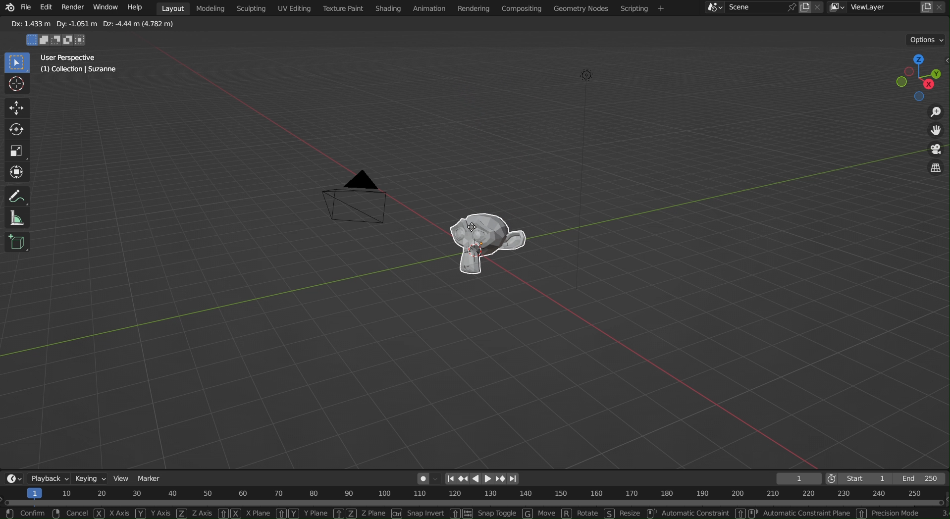 The width and height of the screenshot is (950, 519). I want to click on shift and right click, so click(746, 513).